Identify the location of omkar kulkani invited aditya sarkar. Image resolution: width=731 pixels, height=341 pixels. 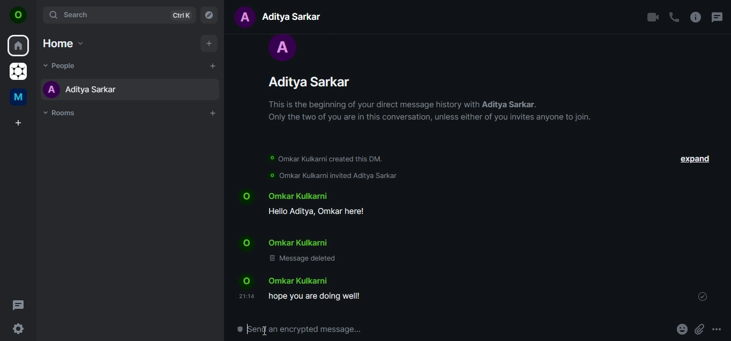
(332, 175).